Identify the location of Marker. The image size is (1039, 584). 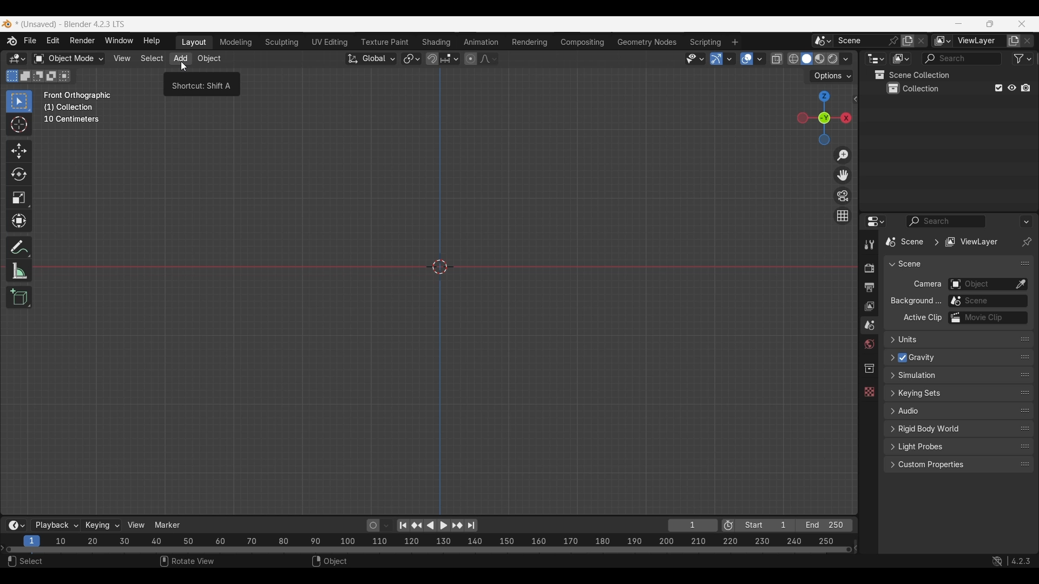
(168, 525).